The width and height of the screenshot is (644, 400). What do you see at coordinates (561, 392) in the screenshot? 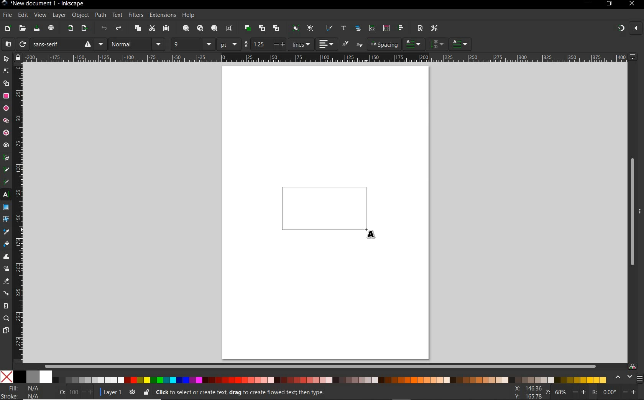
I see `68` at bounding box center [561, 392].